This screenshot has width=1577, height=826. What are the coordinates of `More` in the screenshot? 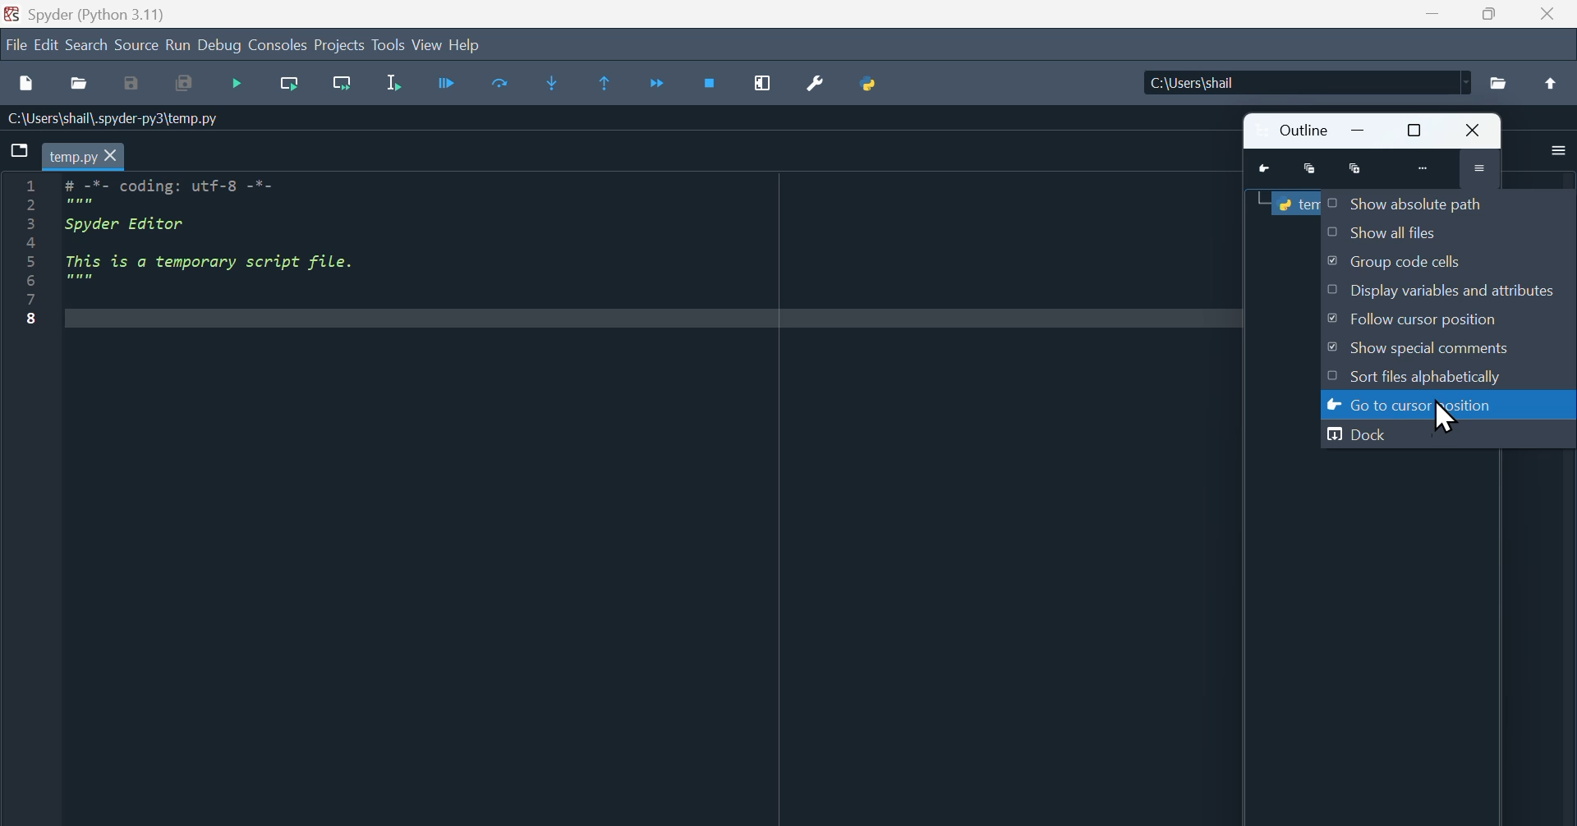 It's located at (1424, 167).